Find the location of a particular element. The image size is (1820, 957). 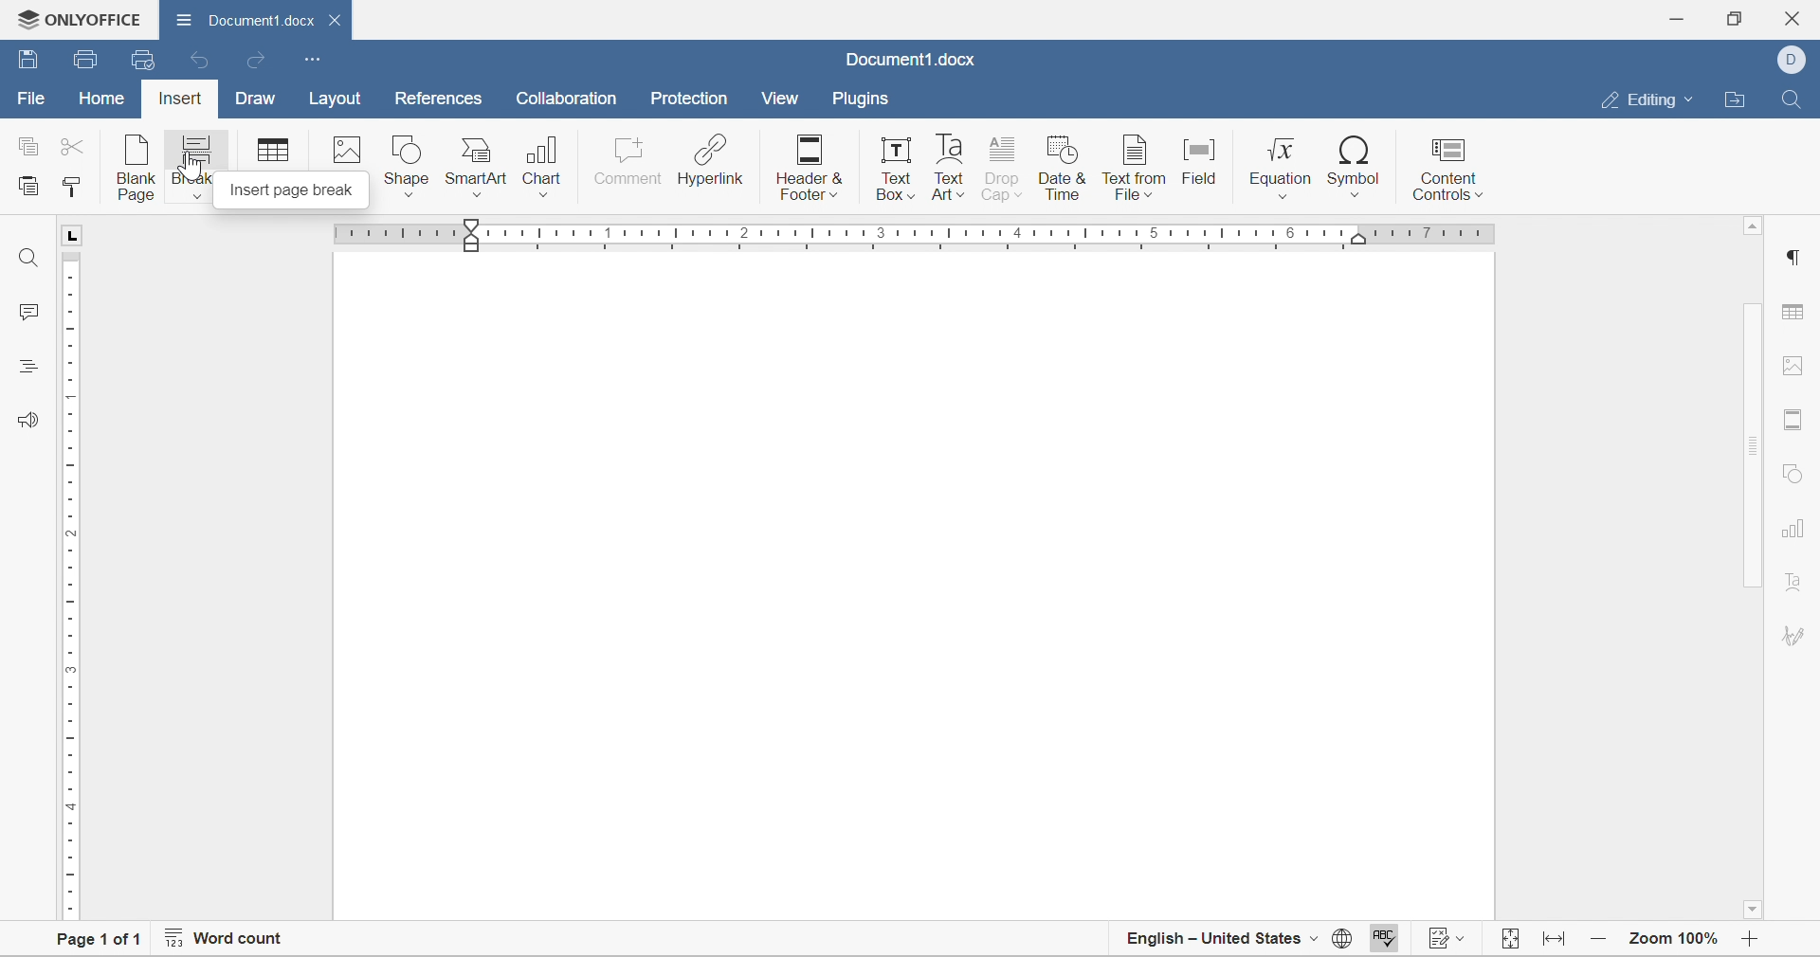

File is located at coordinates (27, 99).